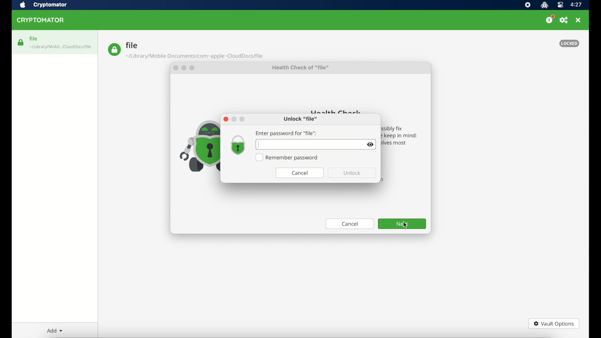  What do you see at coordinates (405, 226) in the screenshot?
I see `cursor` at bounding box center [405, 226].